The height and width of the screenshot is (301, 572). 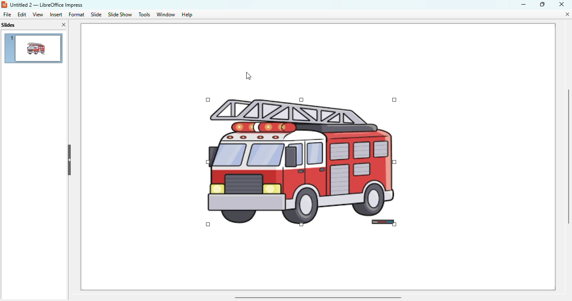 What do you see at coordinates (318, 298) in the screenshot?
I see `horizontal scroll bar` at bounding box center [318, 298].